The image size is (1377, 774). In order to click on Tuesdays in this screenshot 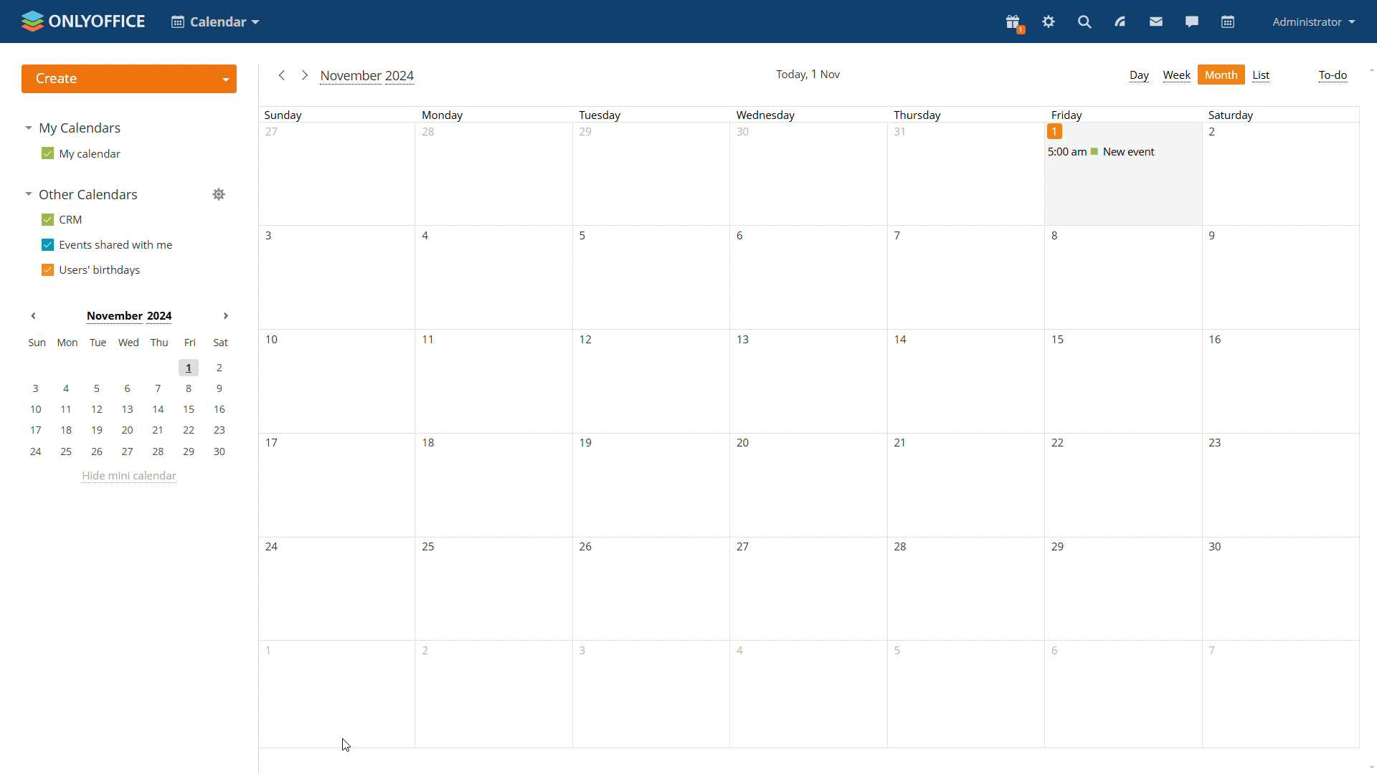, I will do `click(649, 428)`.